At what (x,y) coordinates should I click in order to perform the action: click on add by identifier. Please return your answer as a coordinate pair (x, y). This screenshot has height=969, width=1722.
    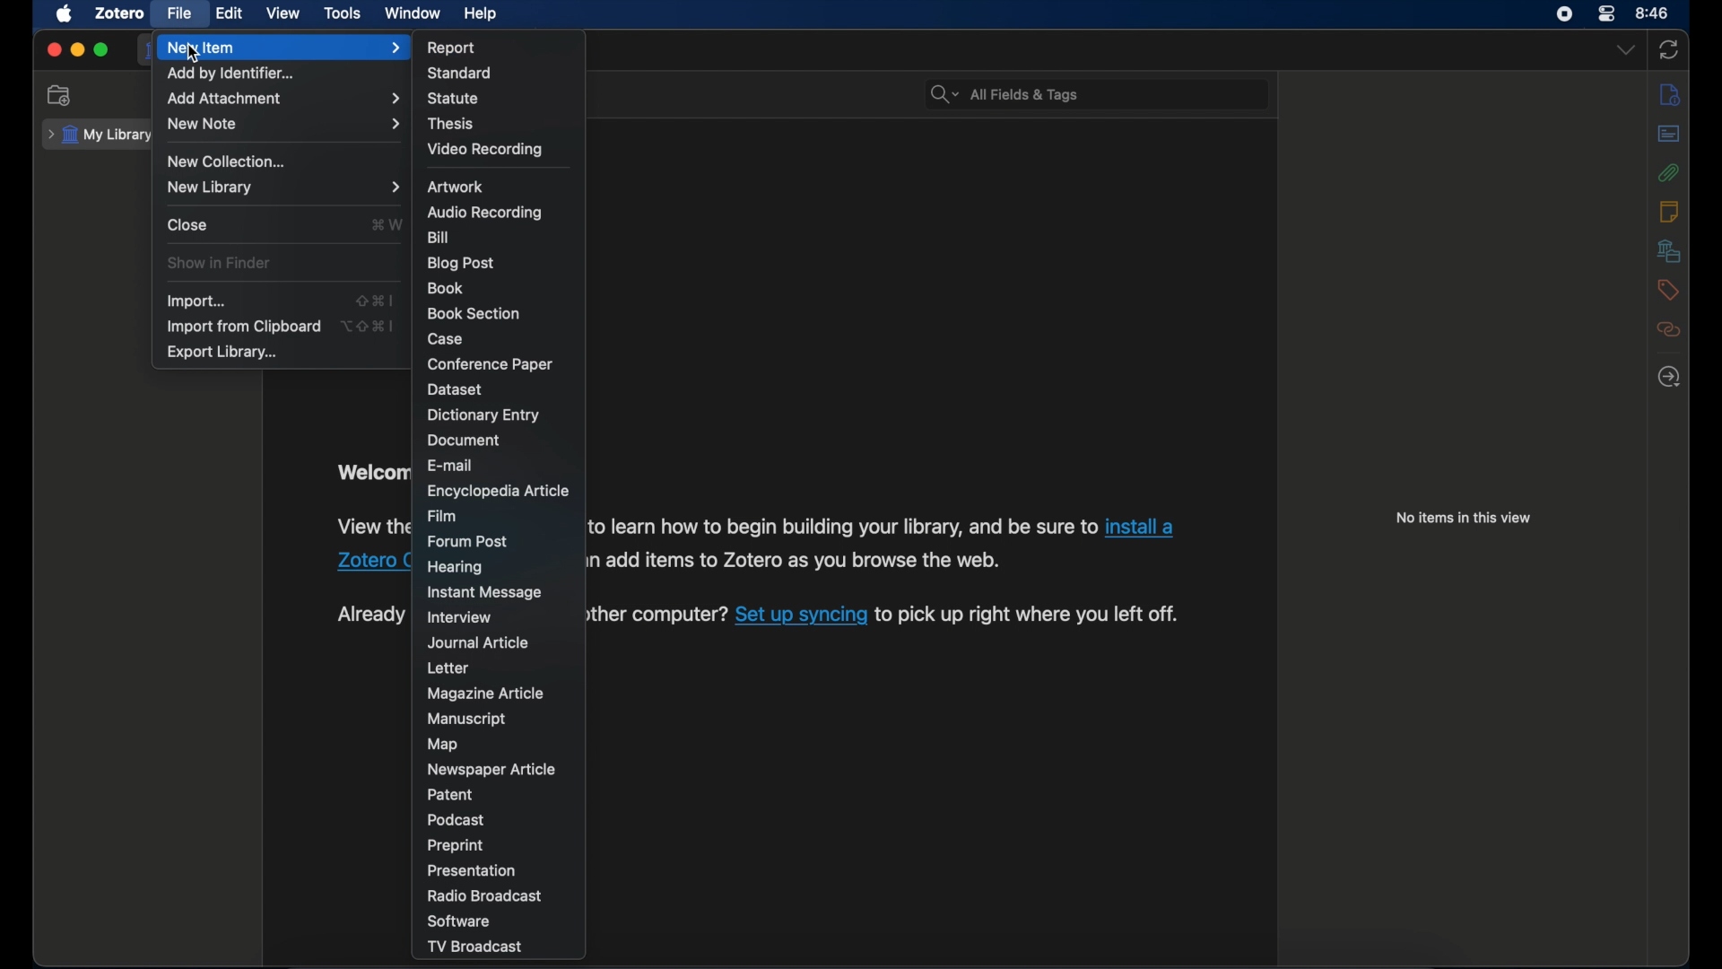
    Looking at the image, I should click on (230, 74).